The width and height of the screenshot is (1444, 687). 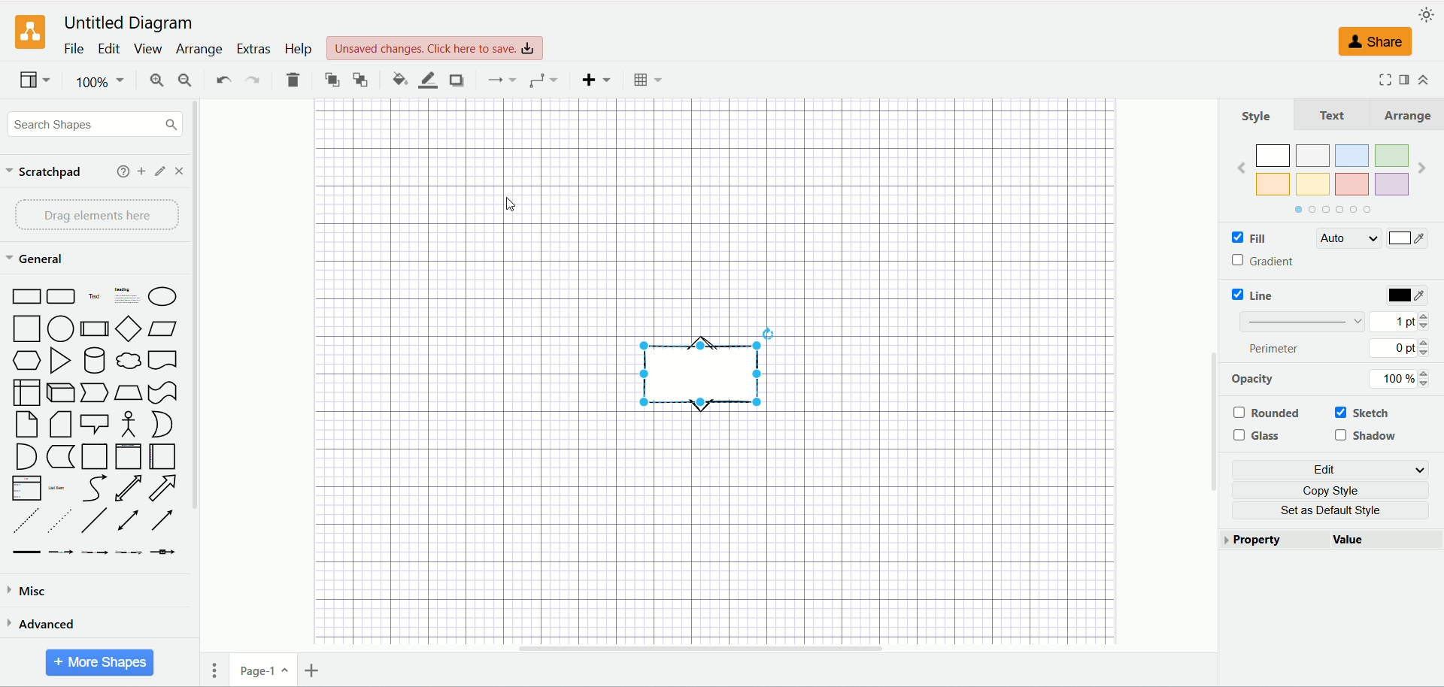 I want to click on shadow, so click(x=457, y=80).